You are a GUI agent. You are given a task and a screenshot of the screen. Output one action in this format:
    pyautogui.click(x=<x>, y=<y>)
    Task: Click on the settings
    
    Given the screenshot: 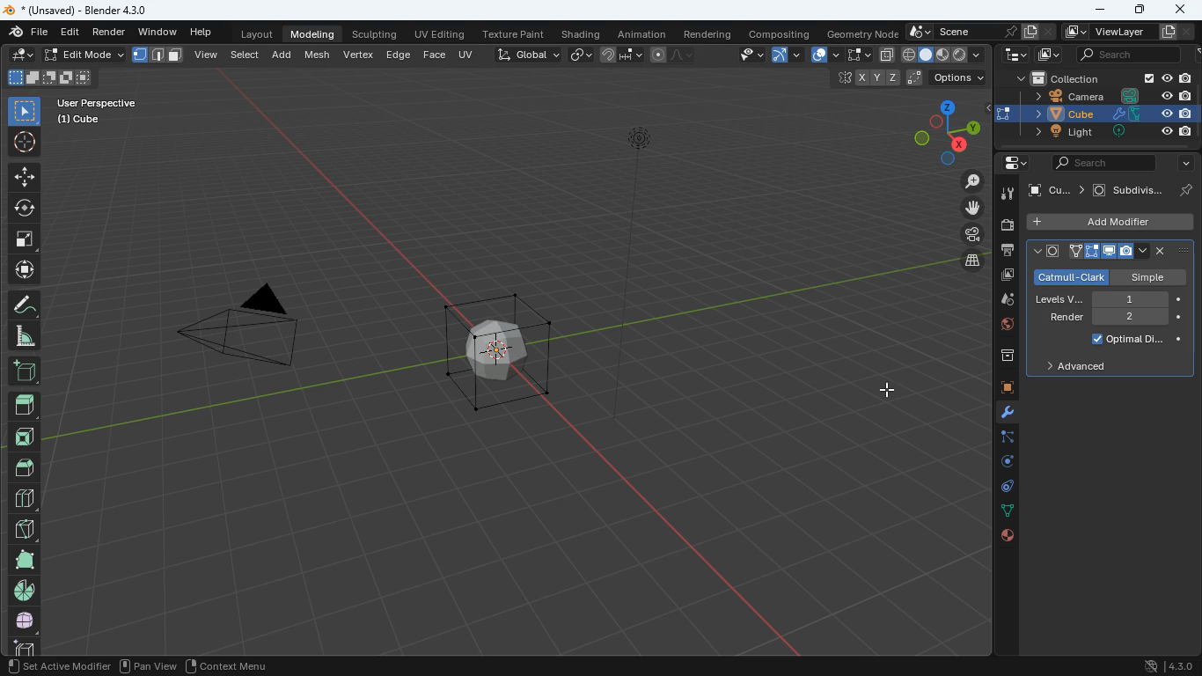 What is the action you would take?
    pyautogui.click(x=1009, y=162)
    